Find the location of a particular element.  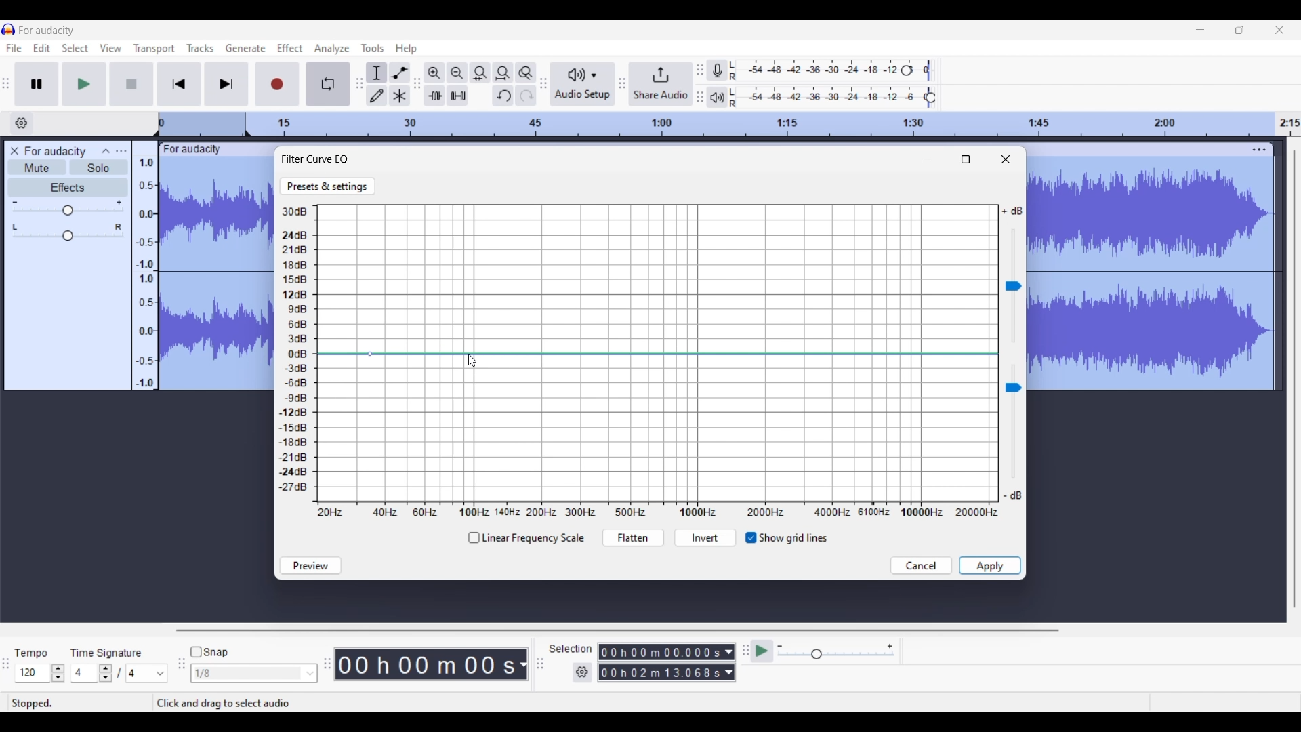

Max. time signature options is located at coordinates (147, 674).